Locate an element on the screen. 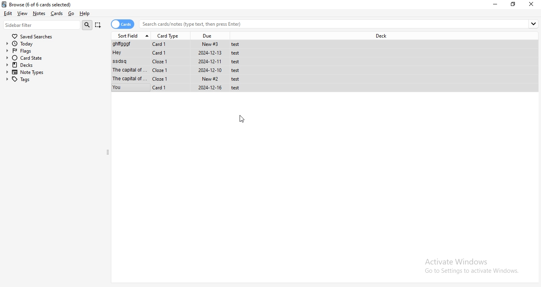 This screenshot has width=541, height=287. tags is located at coordinates (53, 80).